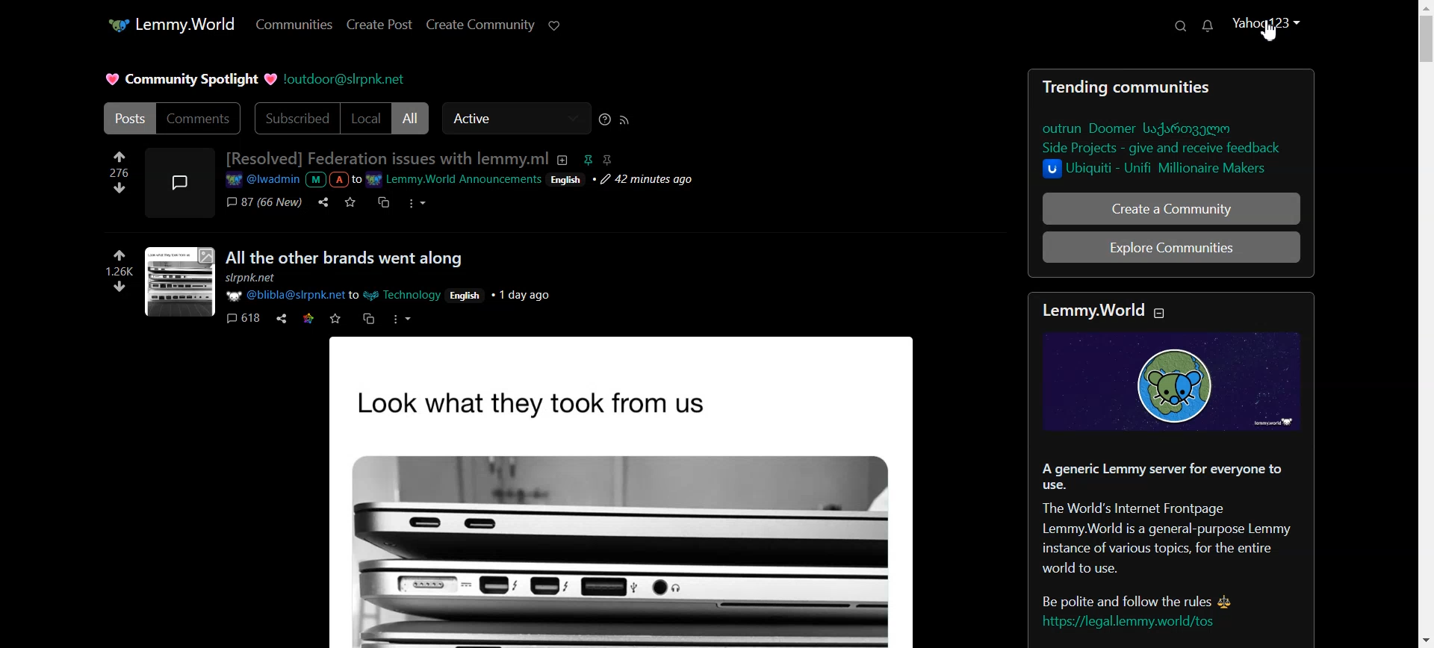 The width and height of the screenshot is (1434, 648). What do you see at coordinates (367, 318) in the screenshot?
I see `copy` at bounding box center [367, 318].